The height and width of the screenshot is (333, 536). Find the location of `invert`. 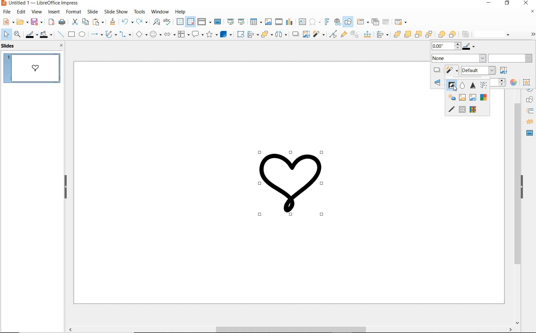

invert is located at coordinates (452, 85).